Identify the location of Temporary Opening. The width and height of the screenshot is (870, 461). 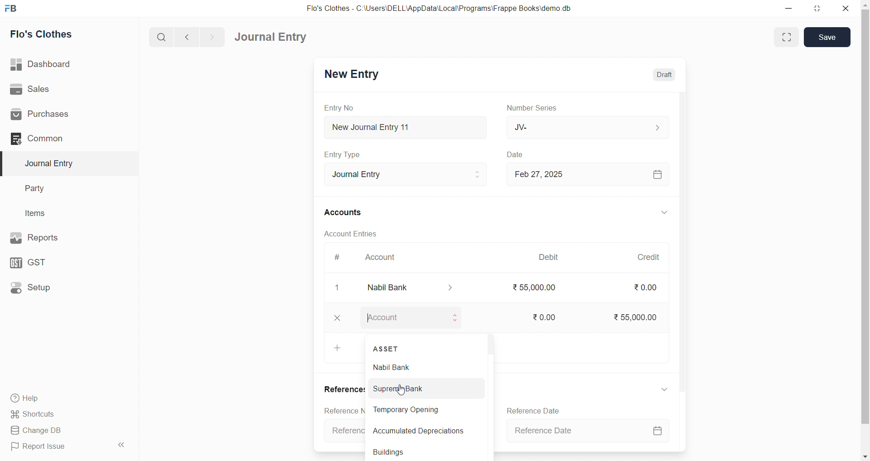
(421, 410).